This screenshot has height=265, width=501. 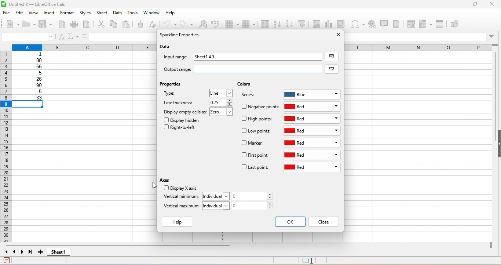 What do you see at coordinates (103, 13) in the screenshot?
I see `sheet` at bounding box center [103, 13].